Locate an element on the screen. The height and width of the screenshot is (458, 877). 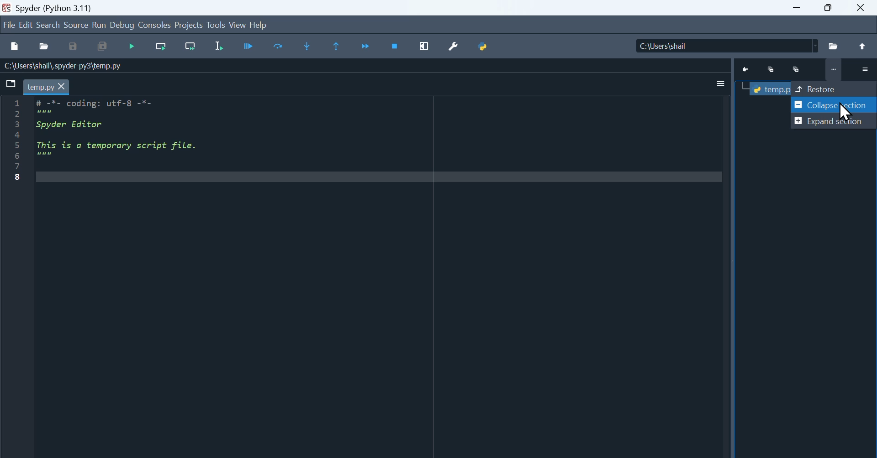
Go to is located at coordinates (748, 70).